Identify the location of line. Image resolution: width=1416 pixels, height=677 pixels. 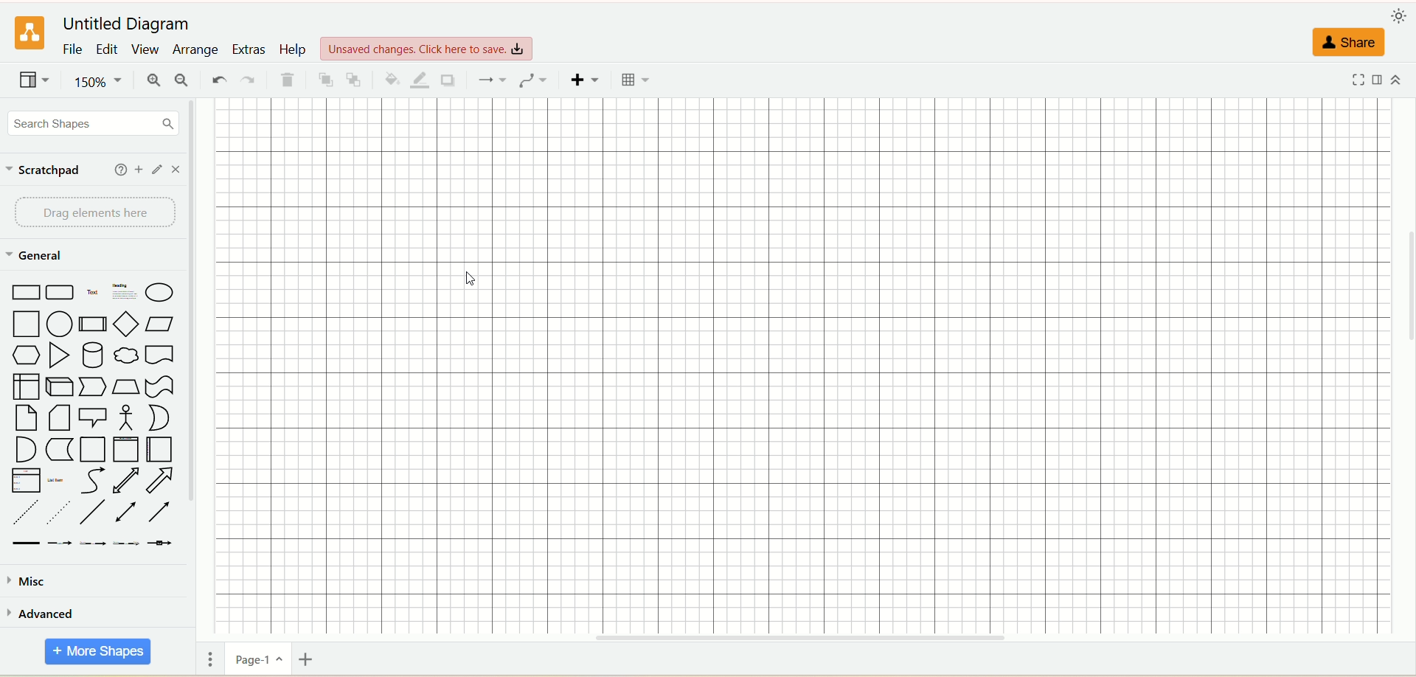
(92, 511).